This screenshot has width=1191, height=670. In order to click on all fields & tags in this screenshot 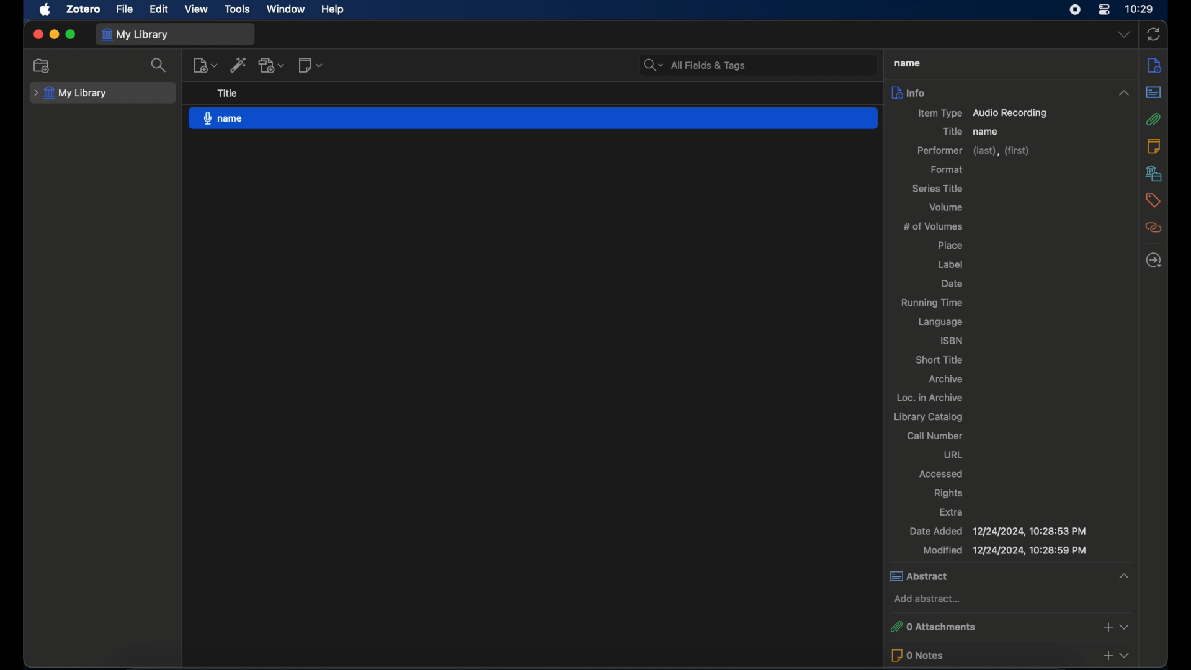, I will do `click(694, 65)`.